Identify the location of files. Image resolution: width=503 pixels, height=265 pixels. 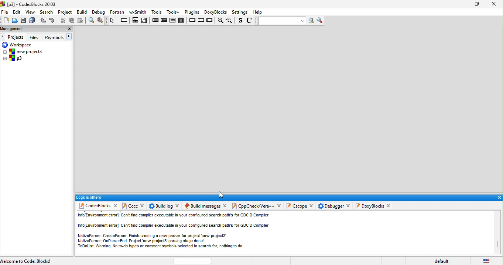
(35, 37).